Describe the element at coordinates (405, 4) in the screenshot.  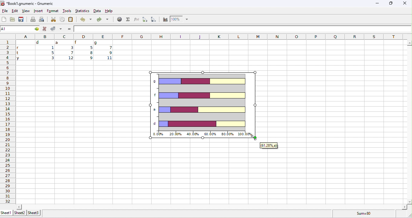
I see `close` at that location.